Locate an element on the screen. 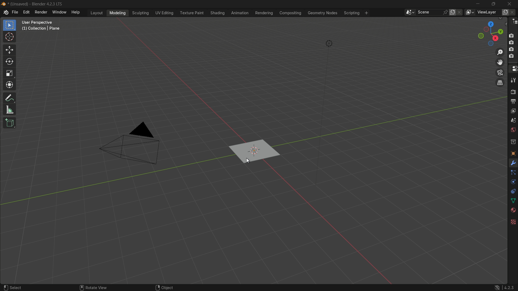 This screenshot has height=291, width=518. plane is located at coordinates (254, 151).